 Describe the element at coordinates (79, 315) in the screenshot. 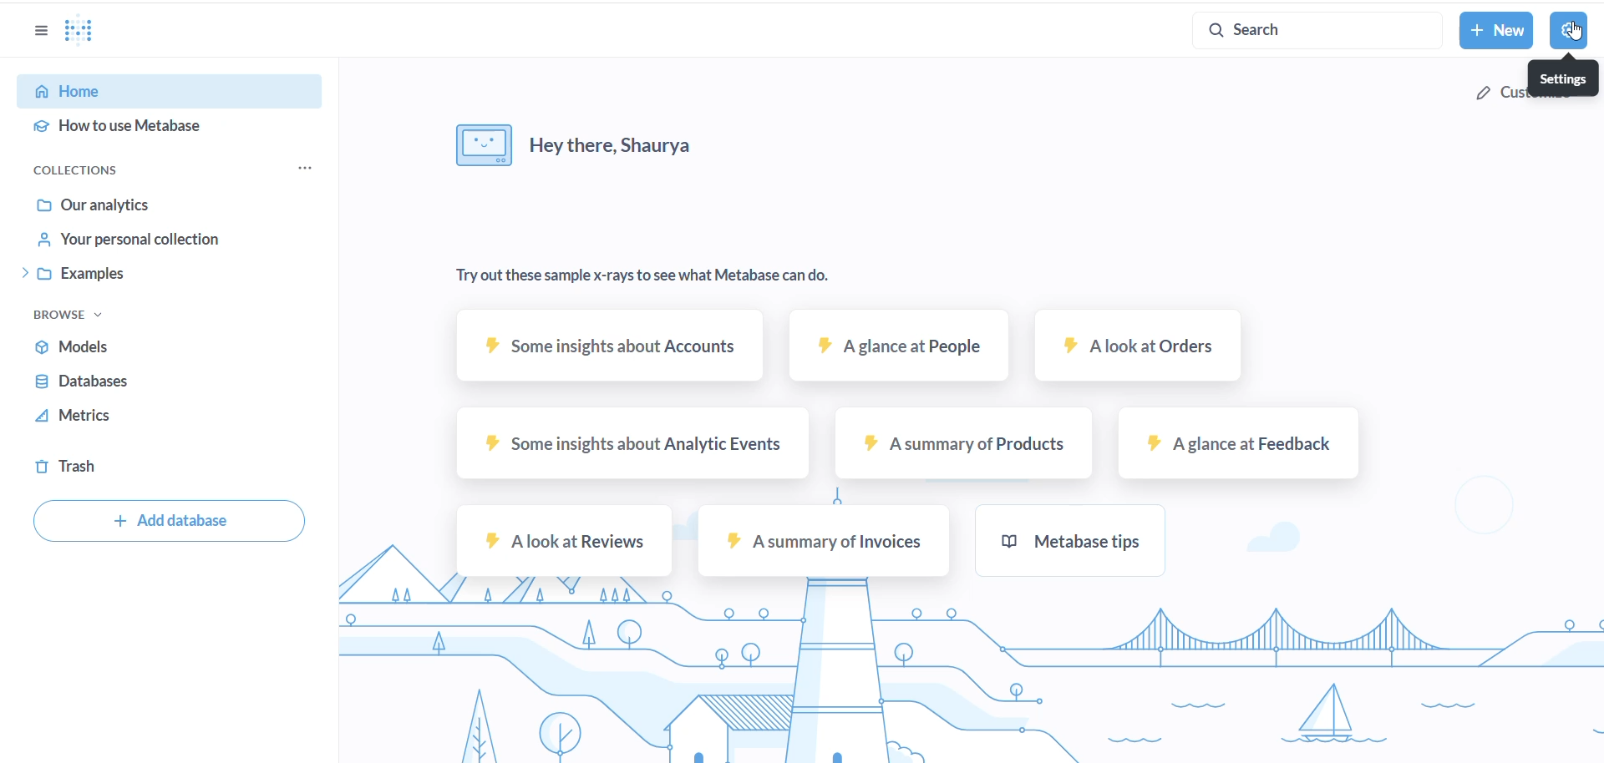

I see `browse` at that location.